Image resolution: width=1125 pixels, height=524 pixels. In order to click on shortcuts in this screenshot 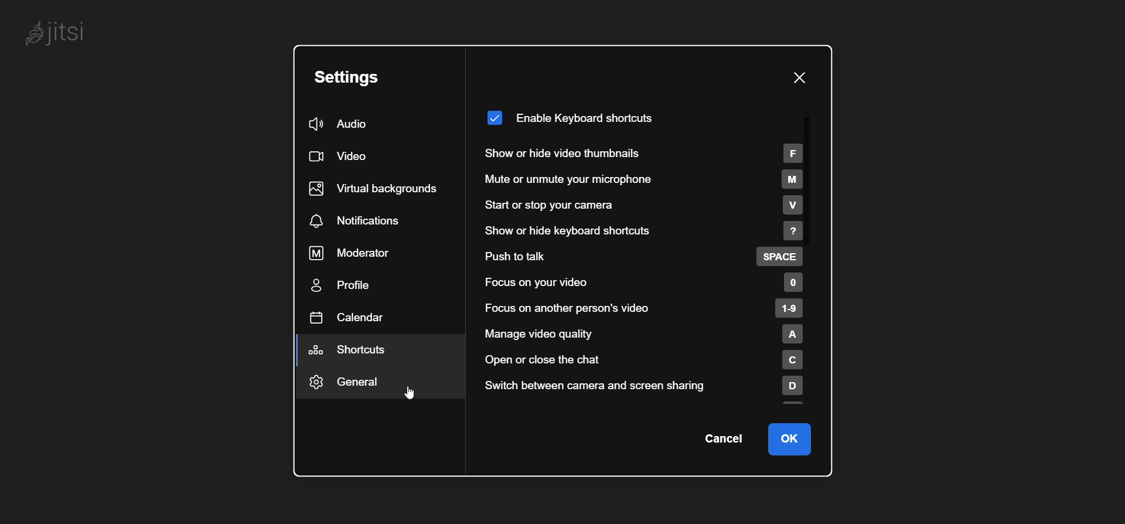, I will do `click(354, 351)`.